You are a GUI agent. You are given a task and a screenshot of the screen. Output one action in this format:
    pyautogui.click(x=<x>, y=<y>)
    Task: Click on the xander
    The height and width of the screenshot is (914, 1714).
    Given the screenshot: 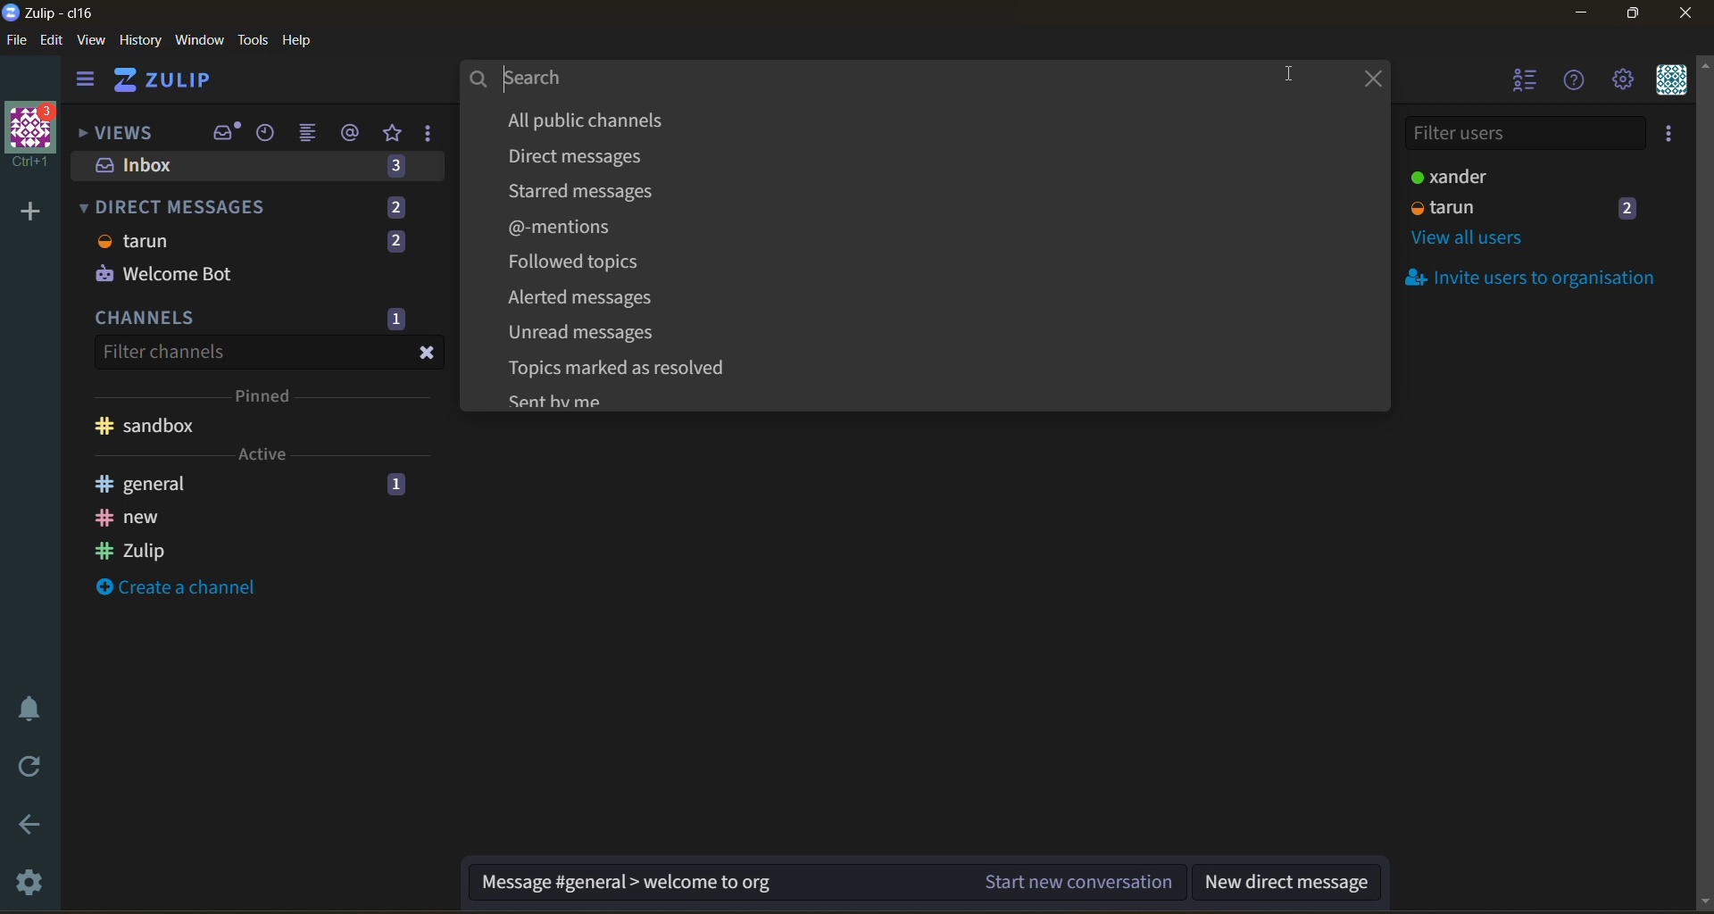 What is the action you would take?
    pyautogui.click(x=1445, y=176)
    